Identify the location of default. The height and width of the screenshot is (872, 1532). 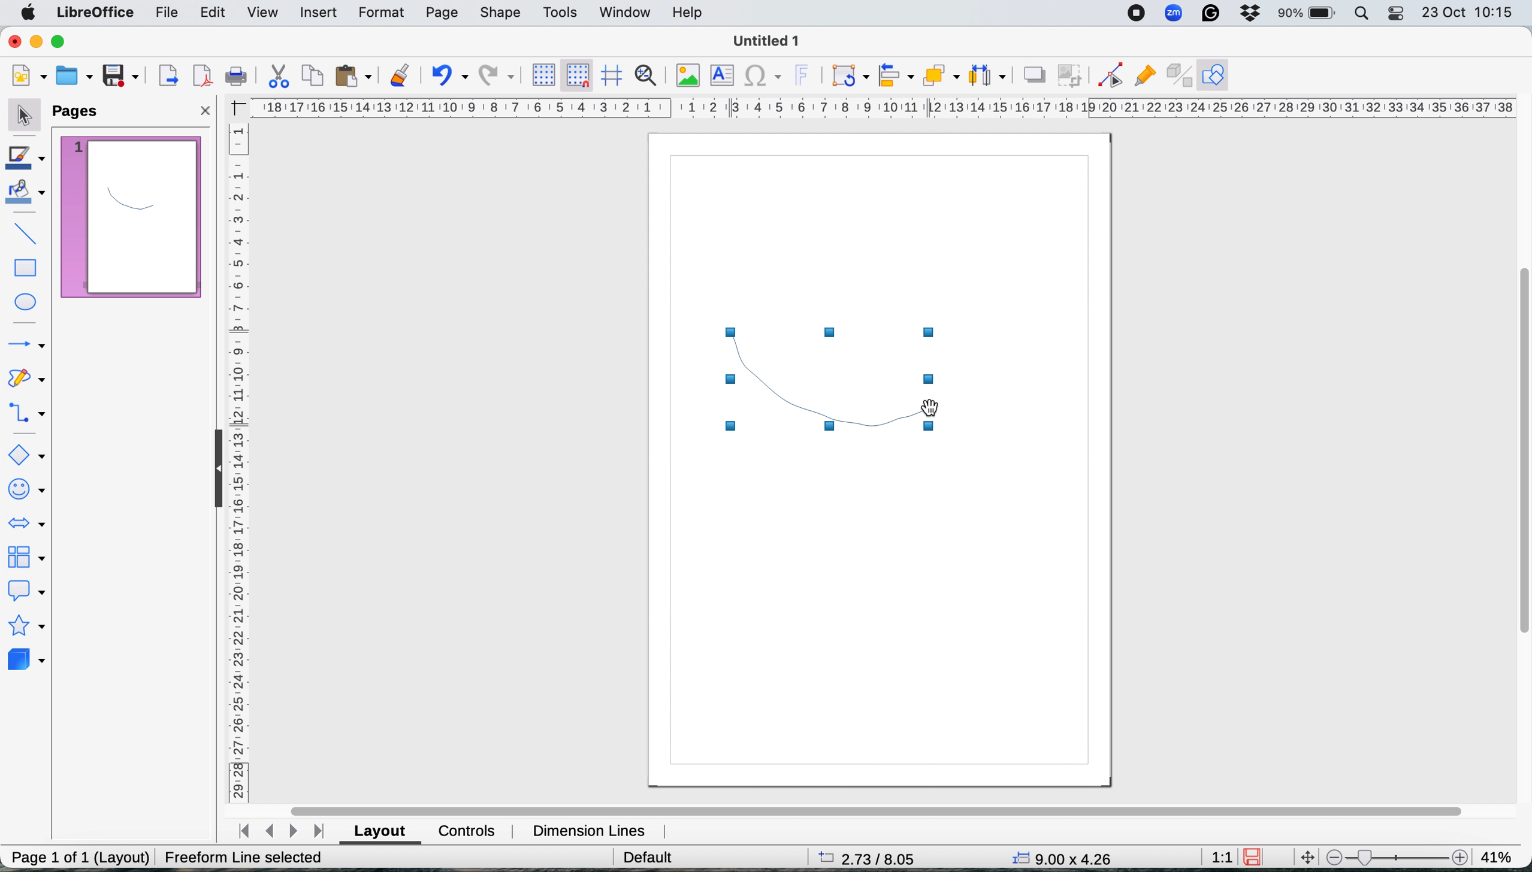
(648, 856).